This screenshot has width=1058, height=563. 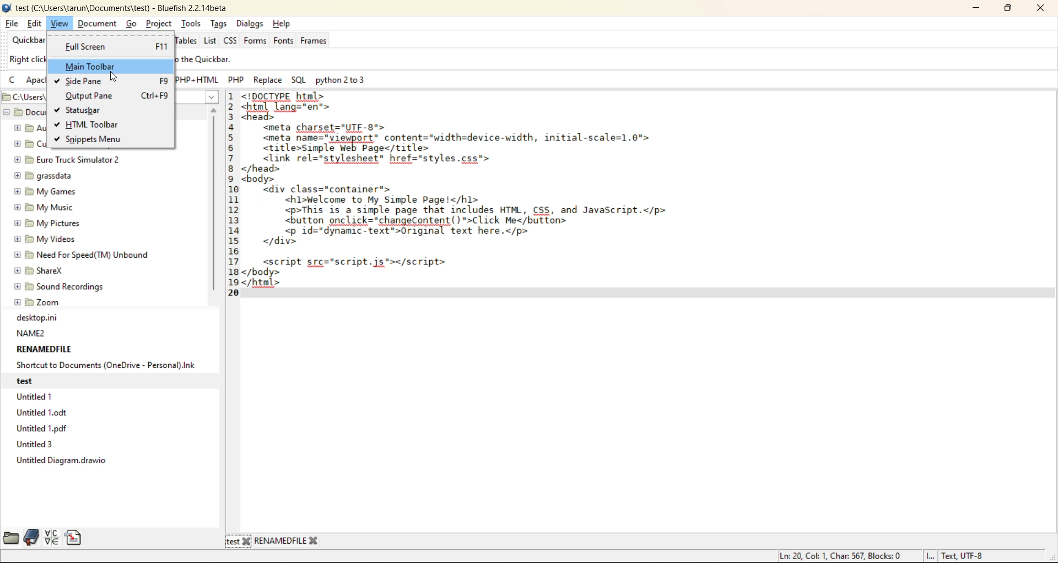 I want to click on quickbar, so click(x=26, y=41).